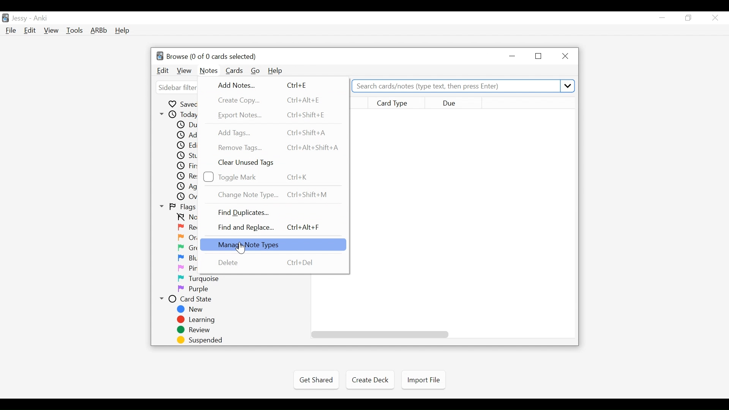  I want to click on Create Copy, so click(272, 100).